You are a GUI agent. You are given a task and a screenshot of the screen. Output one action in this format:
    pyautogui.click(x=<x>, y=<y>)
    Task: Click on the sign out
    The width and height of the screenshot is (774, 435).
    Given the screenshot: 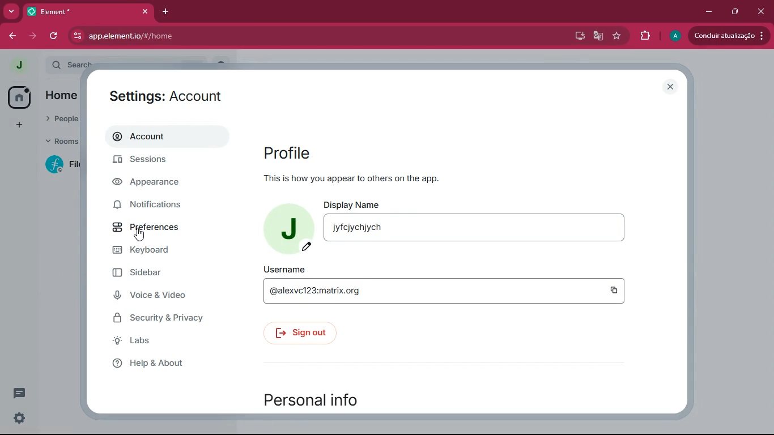 What is the action you would take?
    pyautogui.click(x=299, y=333)
    